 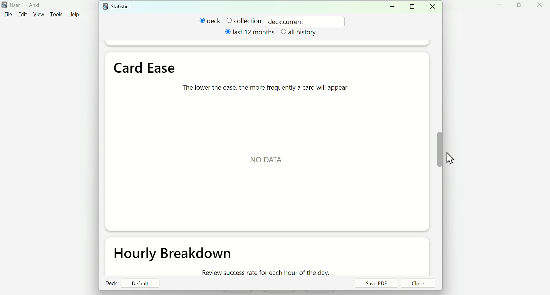 I want to click on NoData, so click(x=268, y=160).